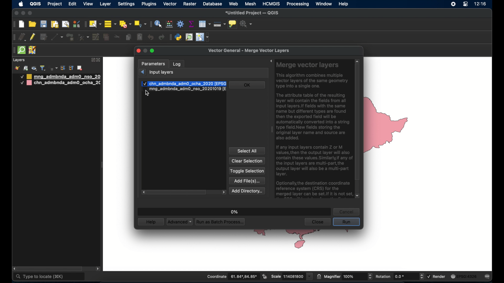  Describe the element at coordinates (204, 24) in the screenshot. I see `attributes table` at that location.